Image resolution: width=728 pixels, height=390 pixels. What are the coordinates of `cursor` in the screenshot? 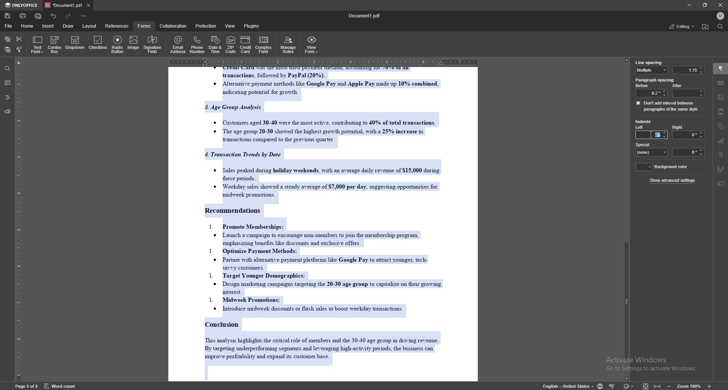 It's located at (651, 134).